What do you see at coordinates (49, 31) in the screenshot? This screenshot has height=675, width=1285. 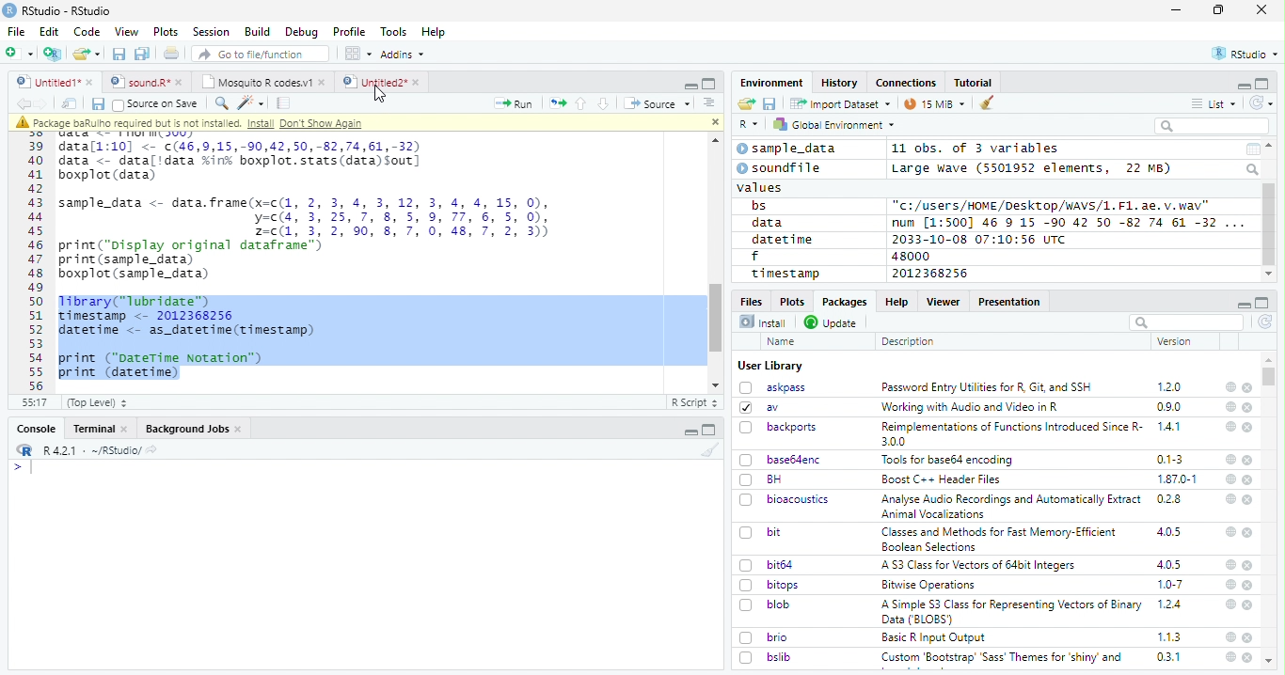 I see `Edit` at bounding box center [49, 31].